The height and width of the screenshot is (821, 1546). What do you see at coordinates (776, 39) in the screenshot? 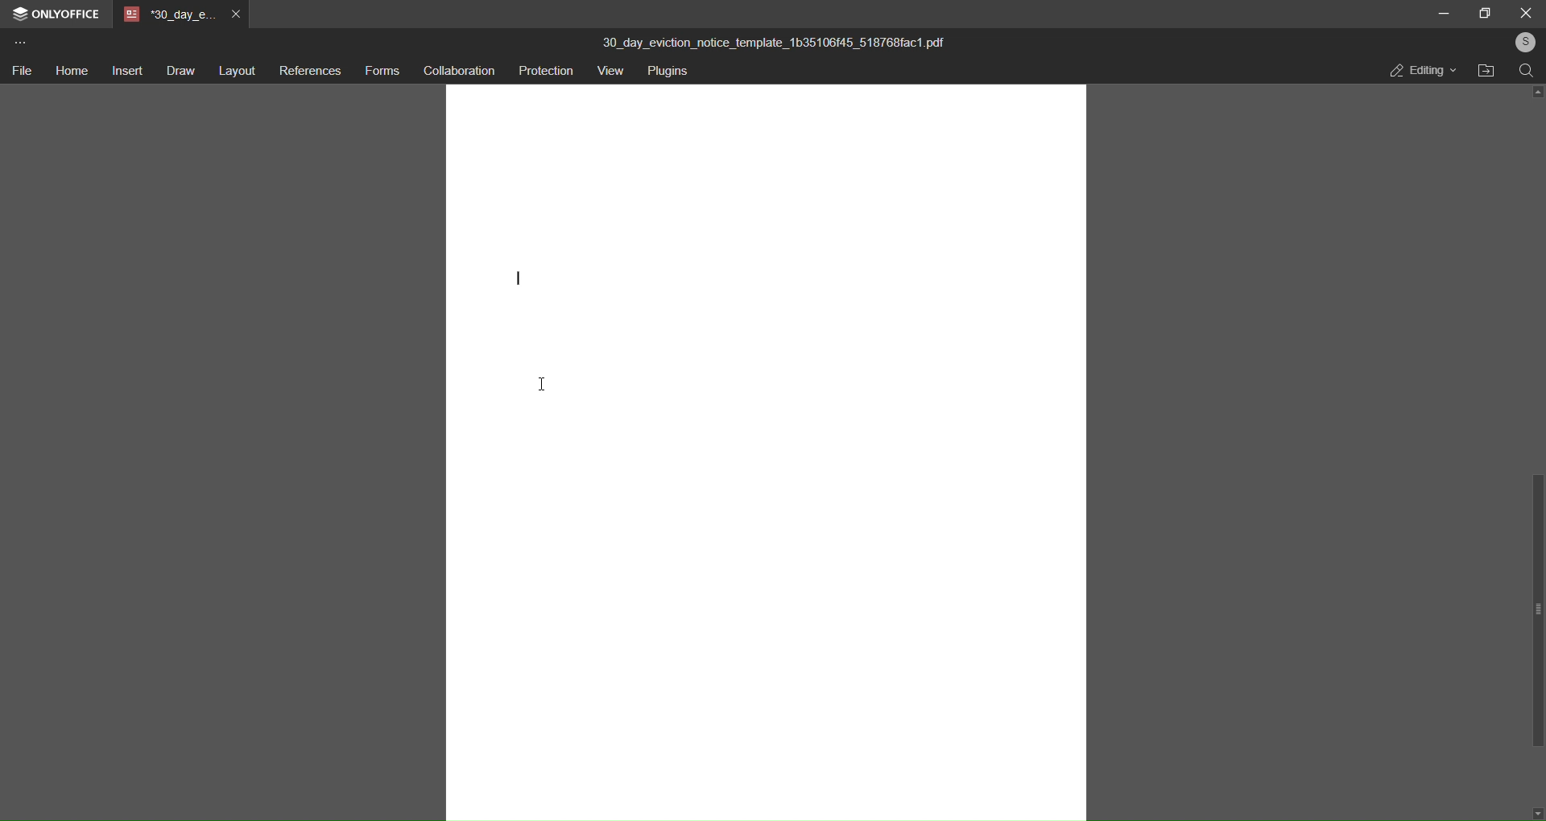
I see `title` at bounding box center [776, 39].